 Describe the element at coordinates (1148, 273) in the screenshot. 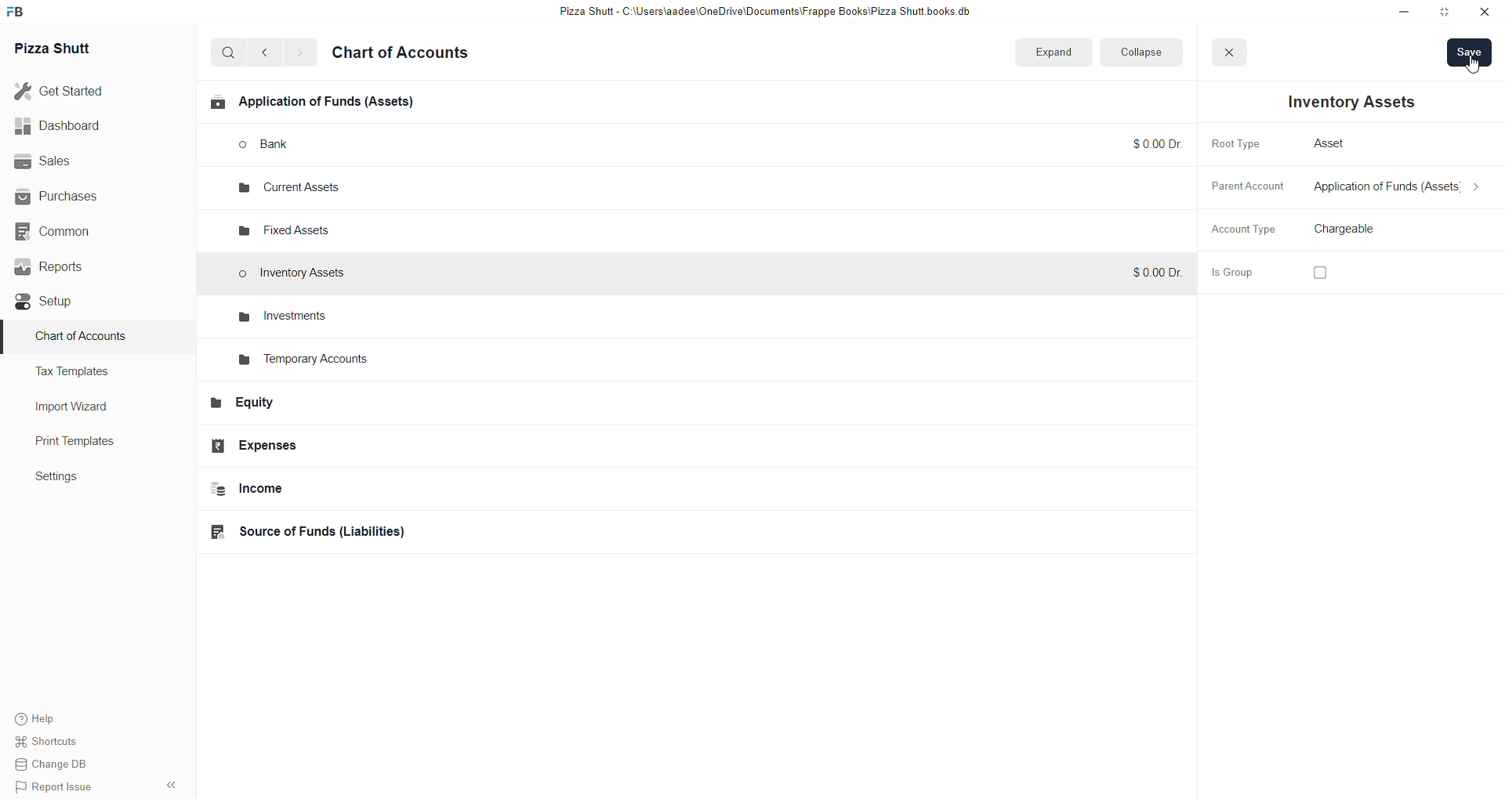

I see `$0.00 Dr.` at that location.